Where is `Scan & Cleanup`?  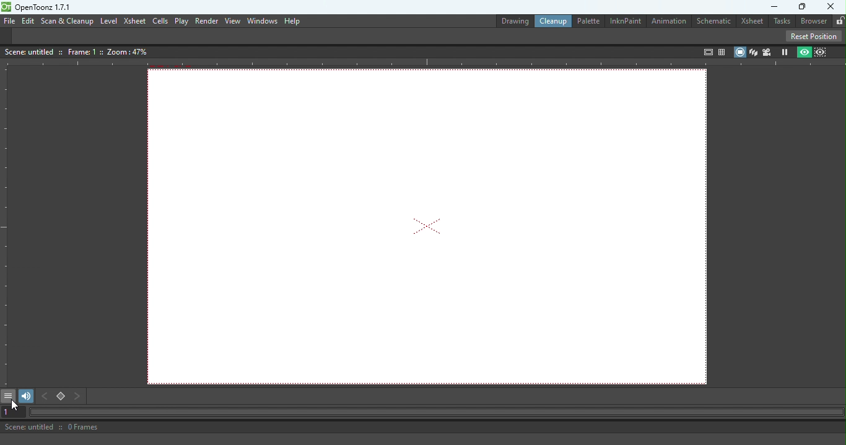
Scan & Cleanup is located at coordinates (68, 22).